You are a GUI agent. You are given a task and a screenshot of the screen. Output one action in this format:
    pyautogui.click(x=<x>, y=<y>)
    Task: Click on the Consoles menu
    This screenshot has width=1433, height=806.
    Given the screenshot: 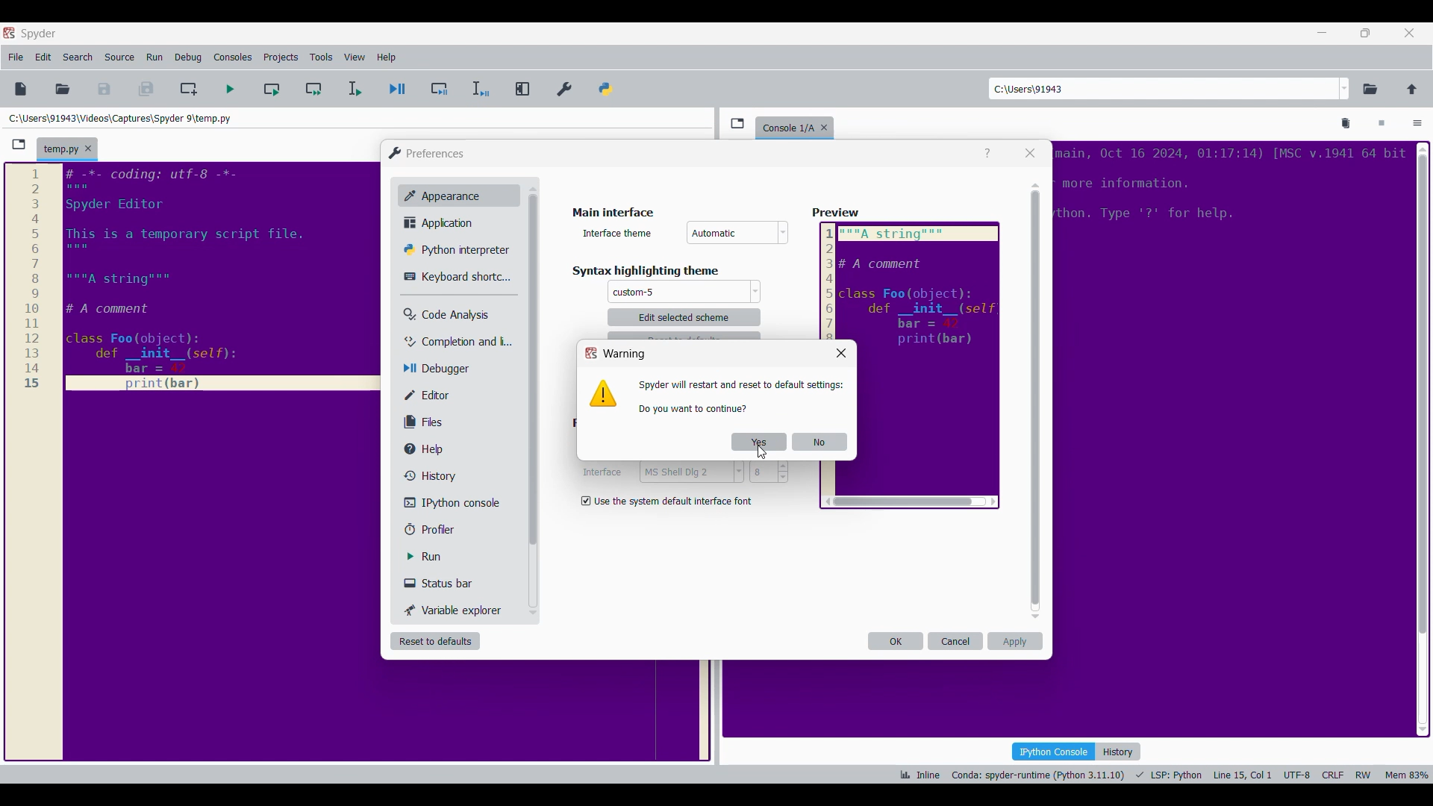 What is the action you would take?
    pyautogui.click(x=233, y=57)
    